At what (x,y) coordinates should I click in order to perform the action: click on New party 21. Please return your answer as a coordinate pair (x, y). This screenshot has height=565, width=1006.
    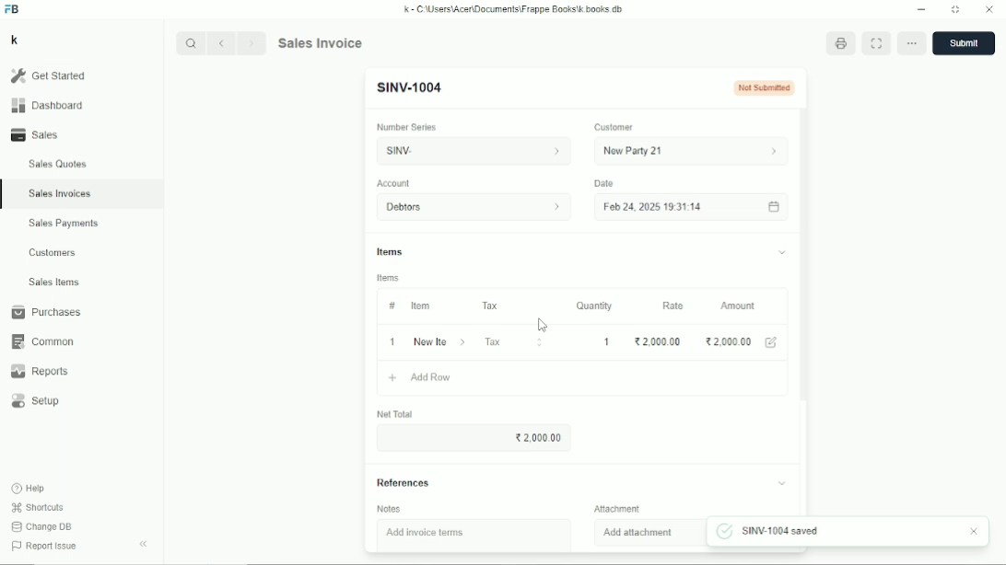
    Looking at the image, I should click on (693, 151).